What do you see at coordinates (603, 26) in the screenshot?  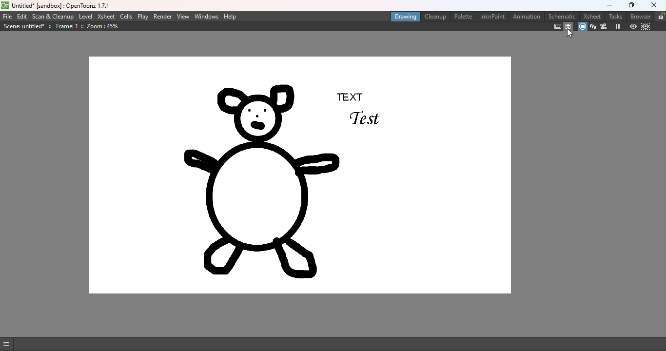 I see `Camera view` at bounding box center [603, 26].